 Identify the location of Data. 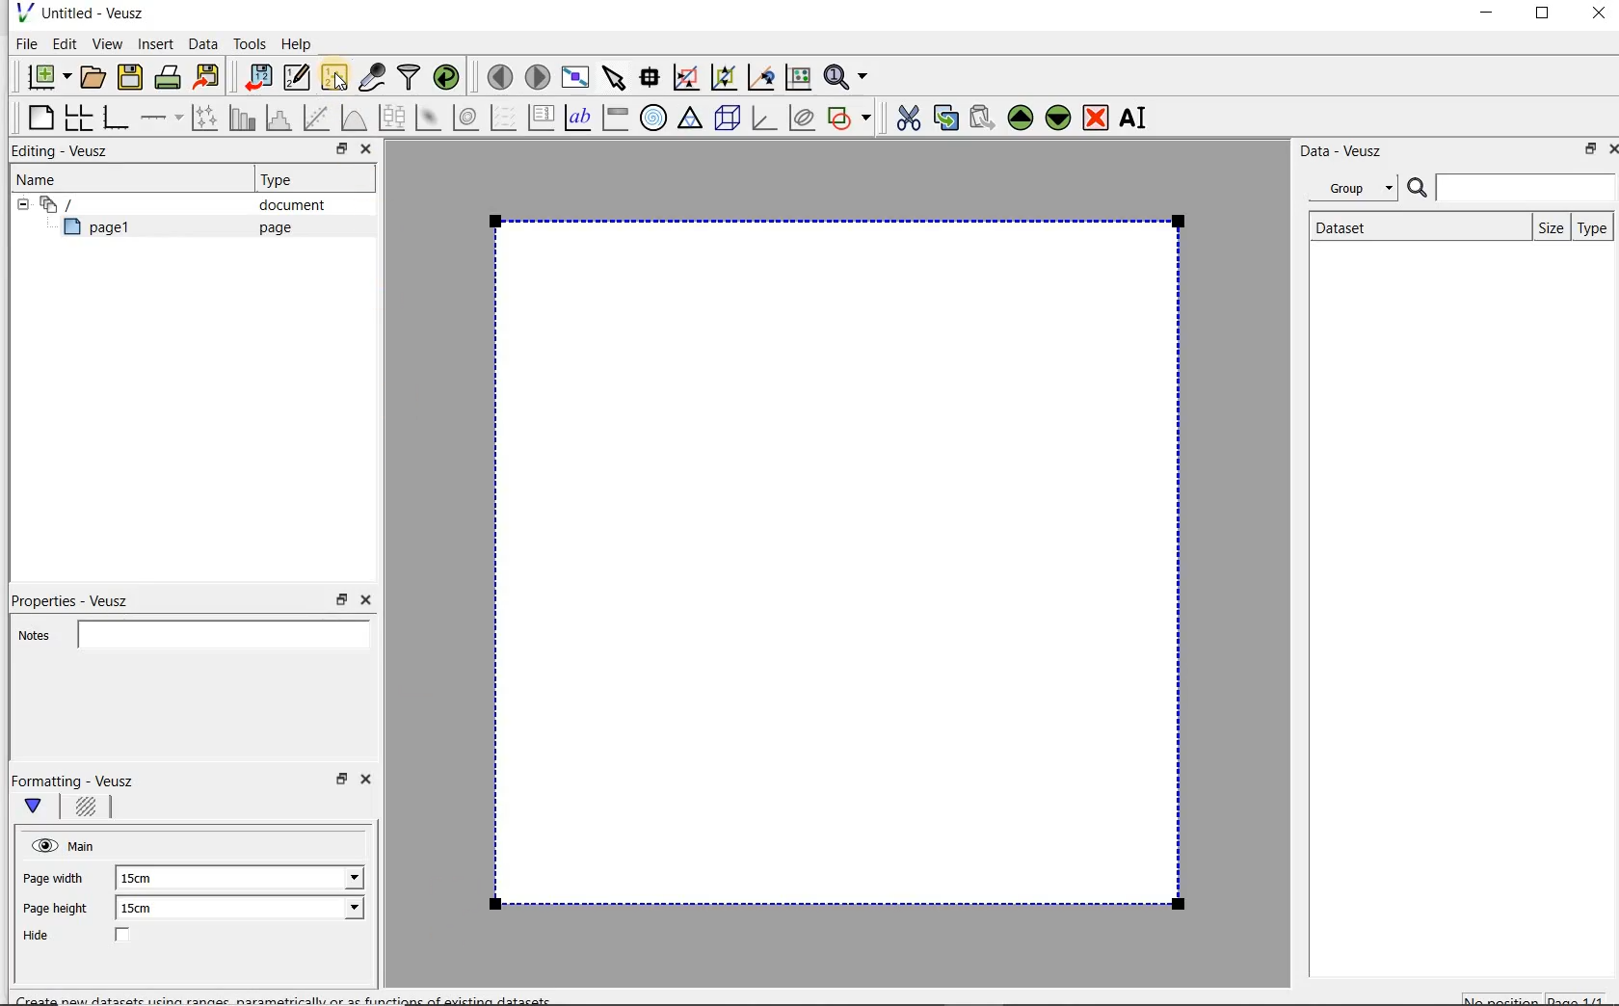
(204, 43).